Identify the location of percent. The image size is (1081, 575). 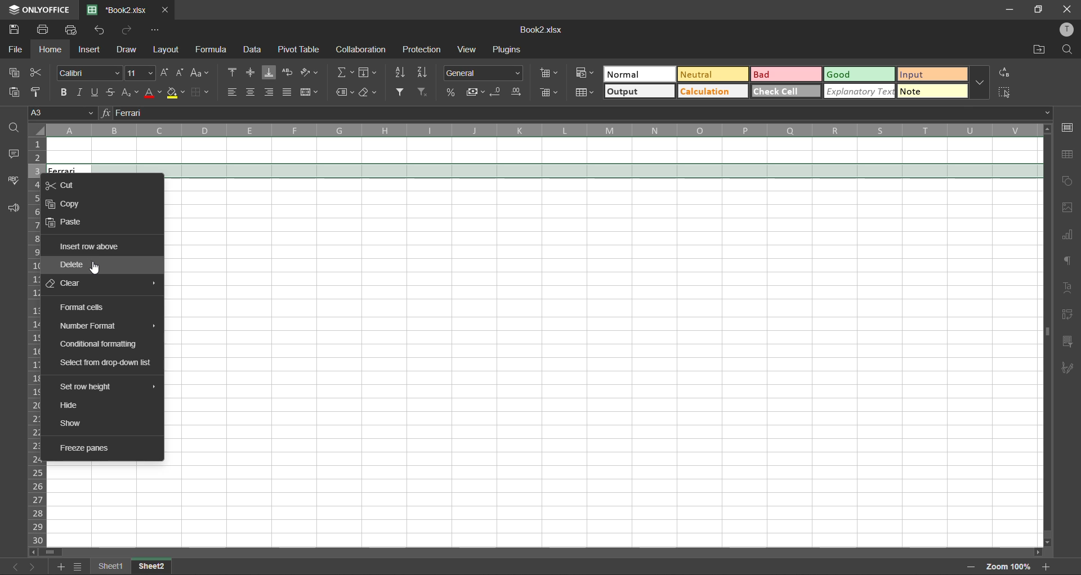
(452, 92).